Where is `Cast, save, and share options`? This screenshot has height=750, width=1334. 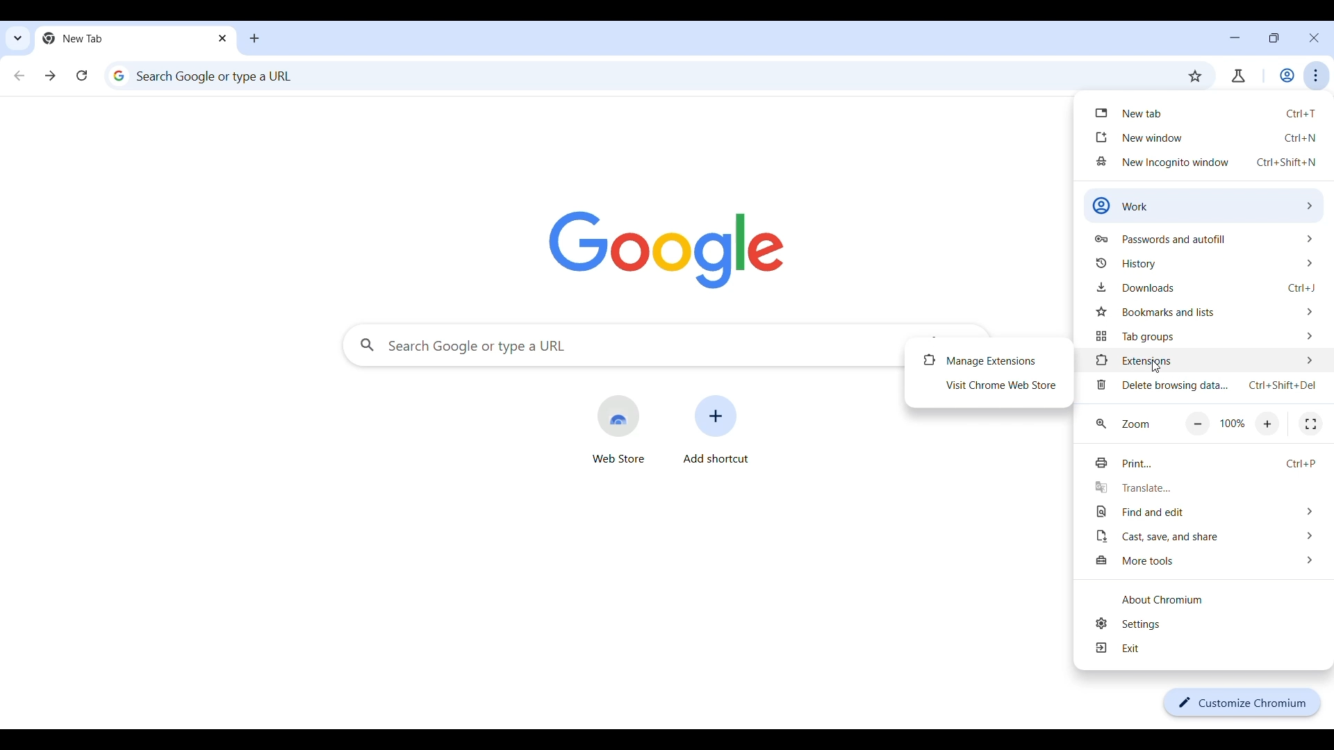
Cast, save, and share options is located at coordinates (1208, 536).